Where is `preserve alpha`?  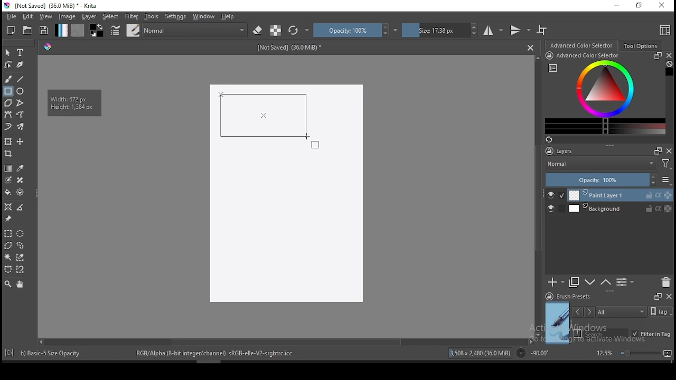 preserve alpha is located at coordinates (276, 31).